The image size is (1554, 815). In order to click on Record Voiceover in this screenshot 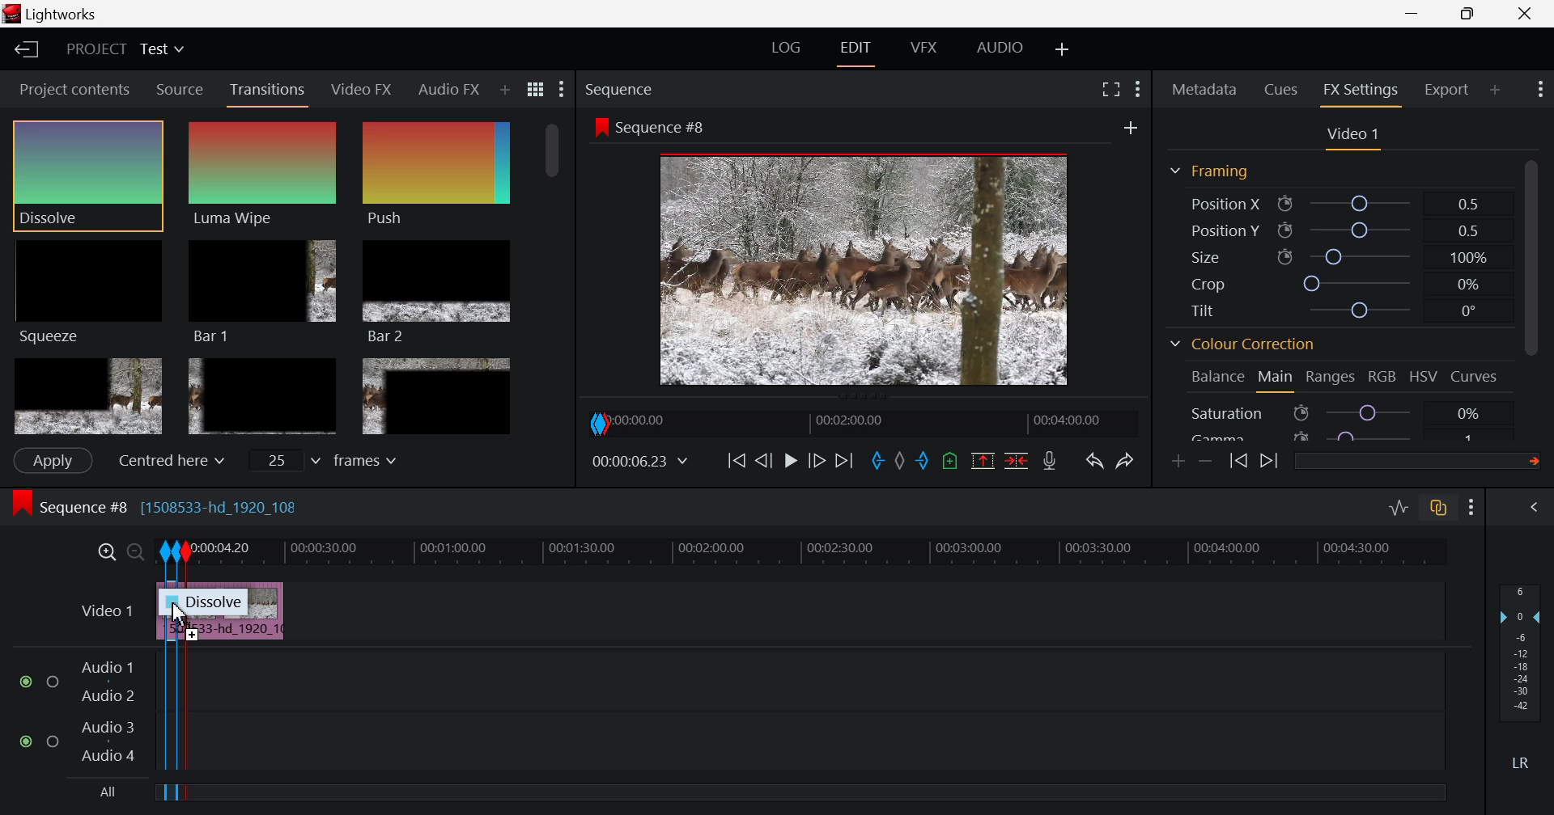, I will do `click(1049, 461)`.